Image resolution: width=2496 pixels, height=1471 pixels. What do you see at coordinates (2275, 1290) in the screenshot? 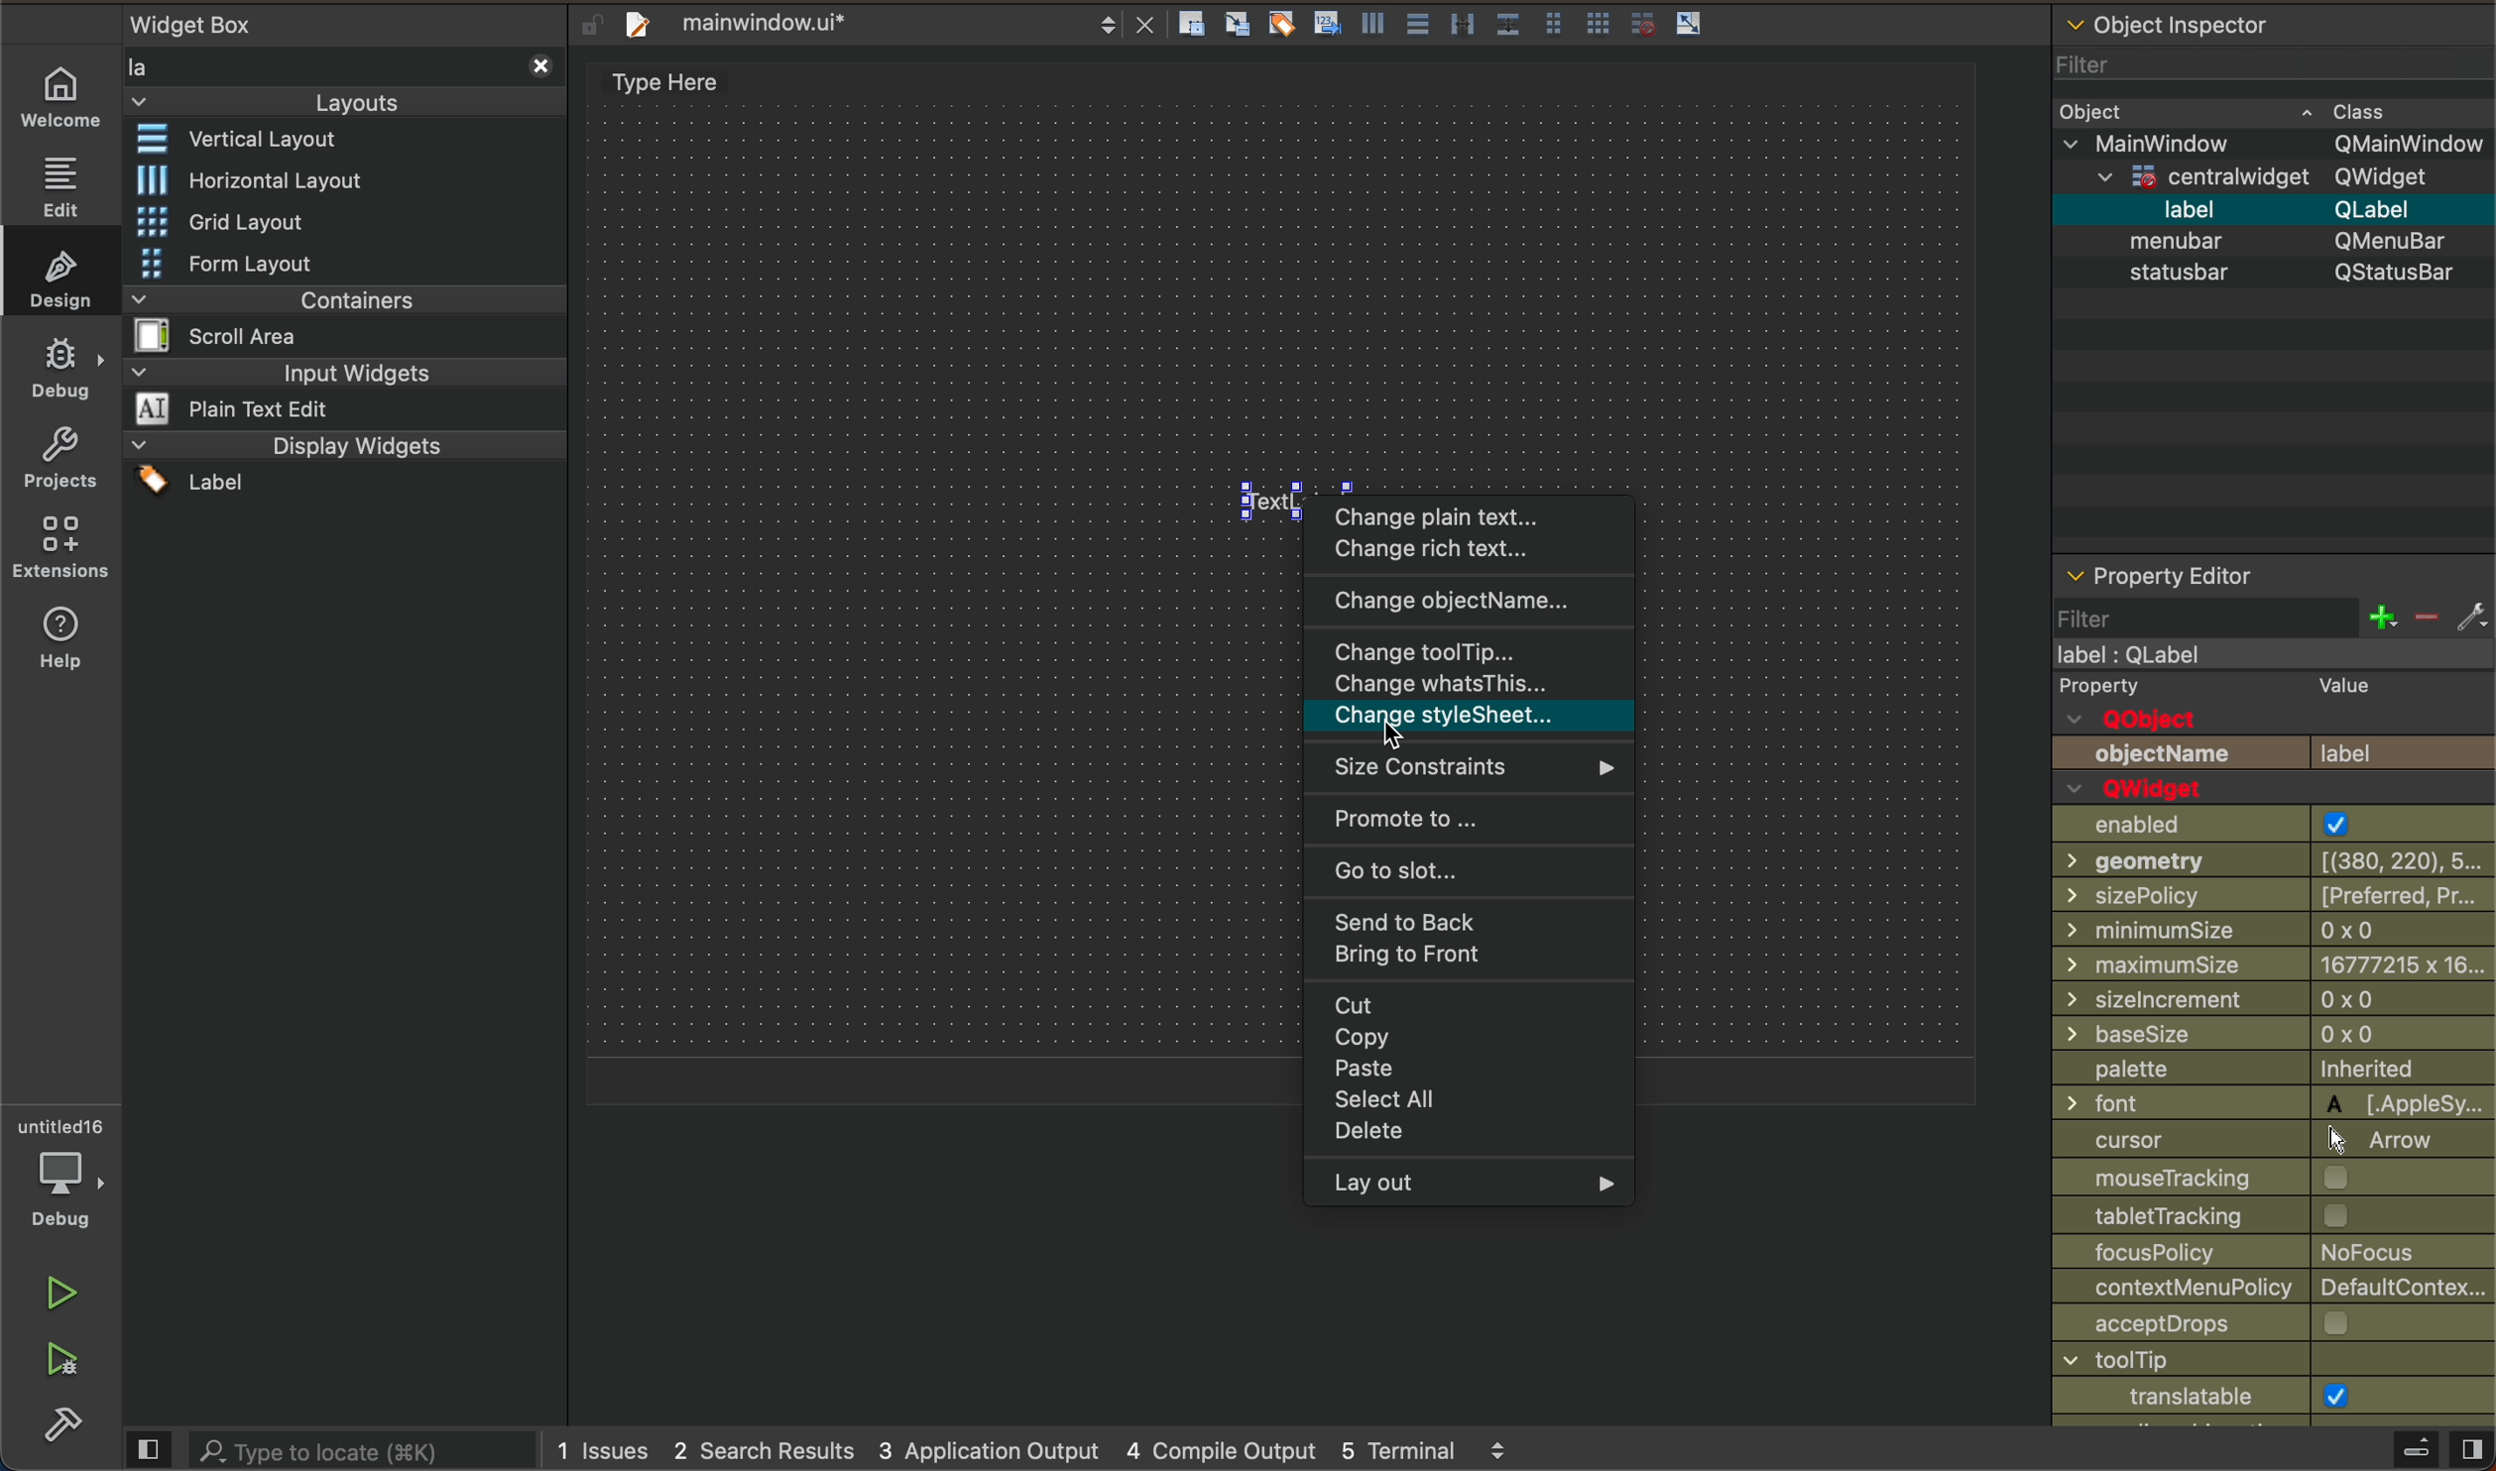
I see `contextMenuPlicy` at bounding box center [2275, 1290].